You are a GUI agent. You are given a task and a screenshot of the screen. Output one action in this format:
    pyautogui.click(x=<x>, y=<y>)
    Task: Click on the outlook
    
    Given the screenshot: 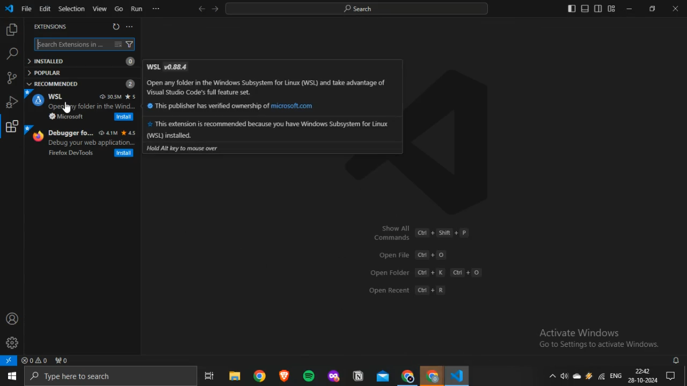 What is the action you would take?
    pyautogui.click(x=384, y=376)
    